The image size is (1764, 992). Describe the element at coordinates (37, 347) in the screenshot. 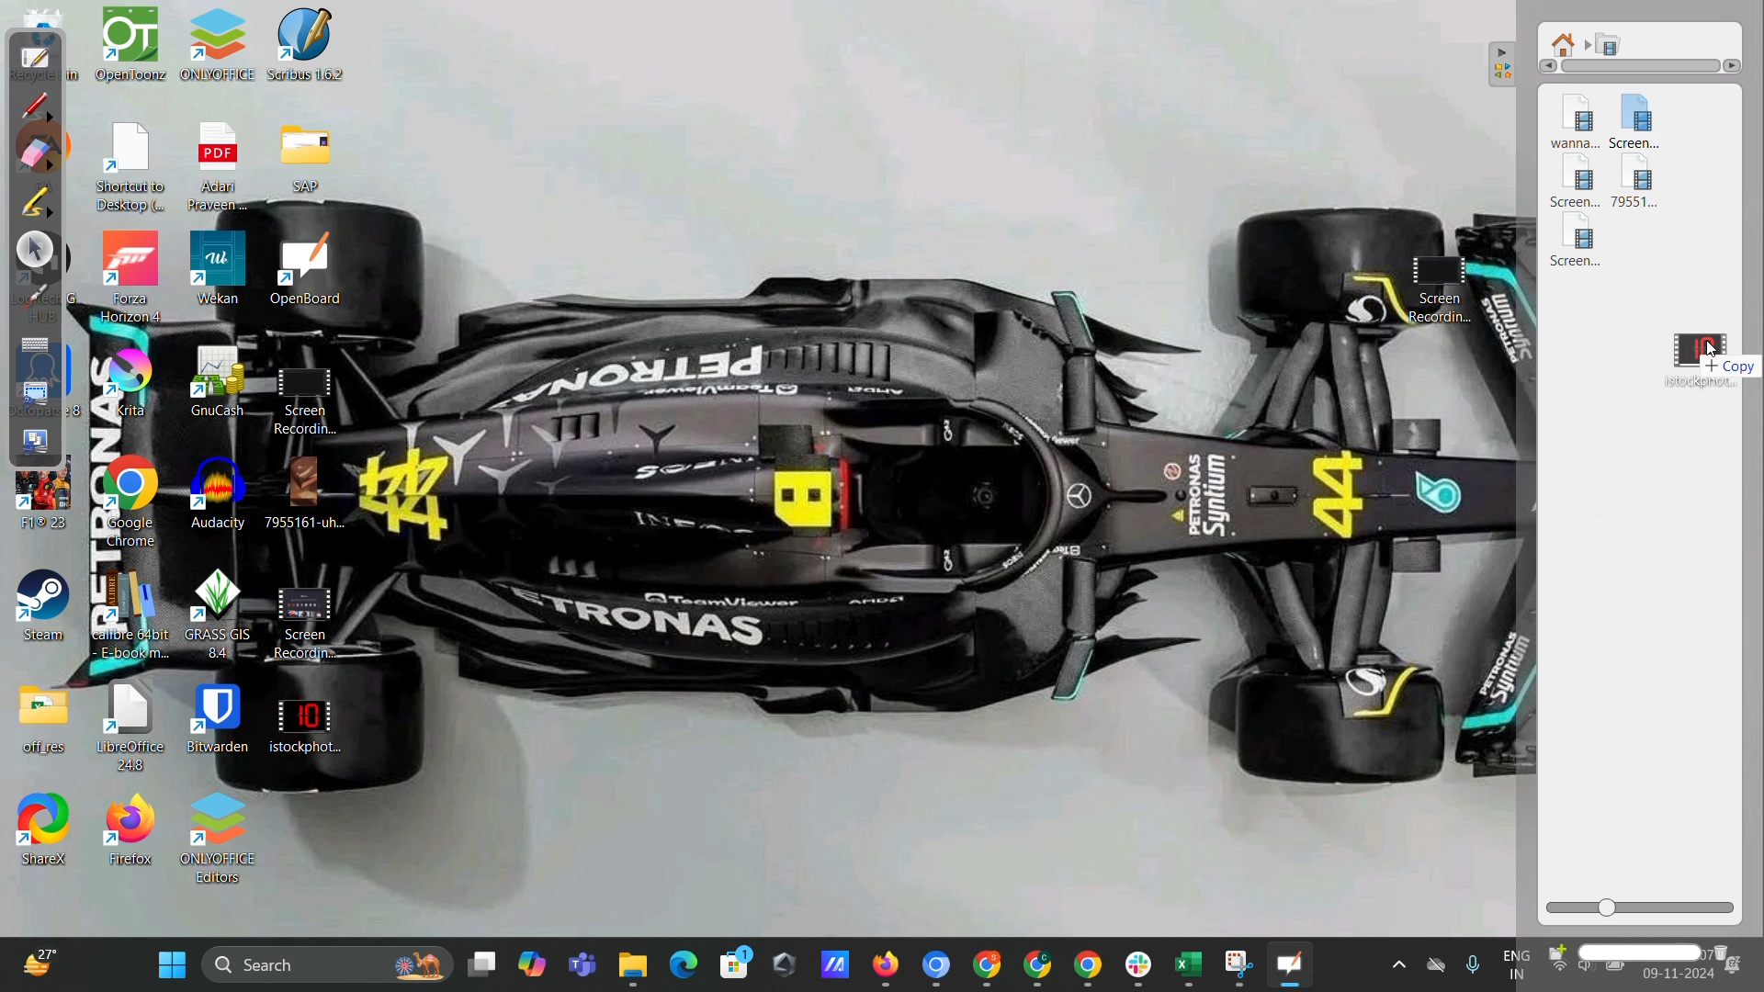

I see `display virtual keyboard` at that location.